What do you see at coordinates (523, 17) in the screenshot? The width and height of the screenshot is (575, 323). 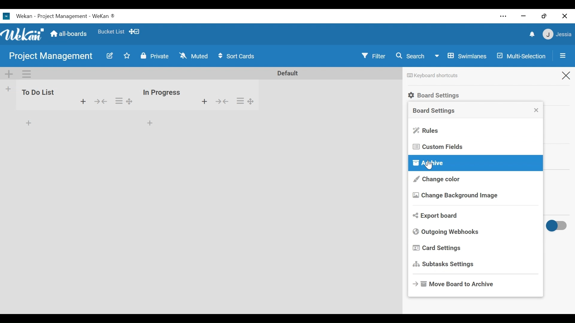 I see `minimize` at bounding box center [523, 17].